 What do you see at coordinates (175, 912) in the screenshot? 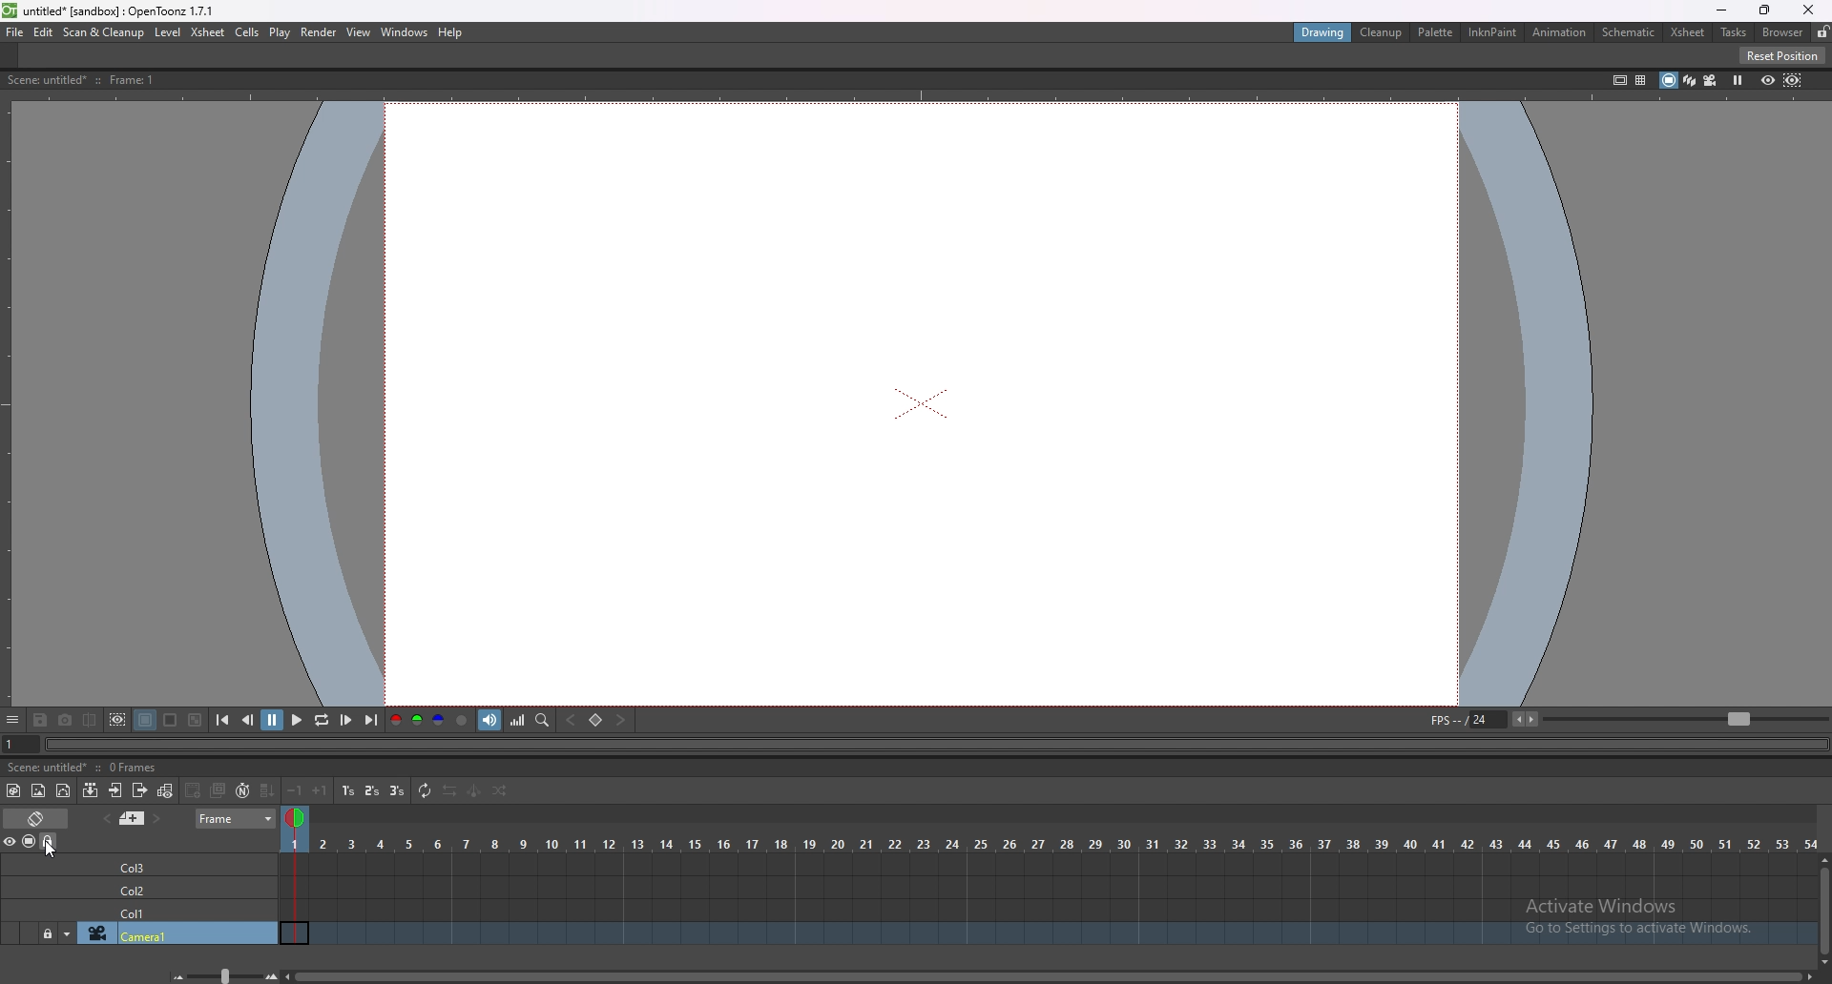
I see `column 1` at bounding box center [175, 912].